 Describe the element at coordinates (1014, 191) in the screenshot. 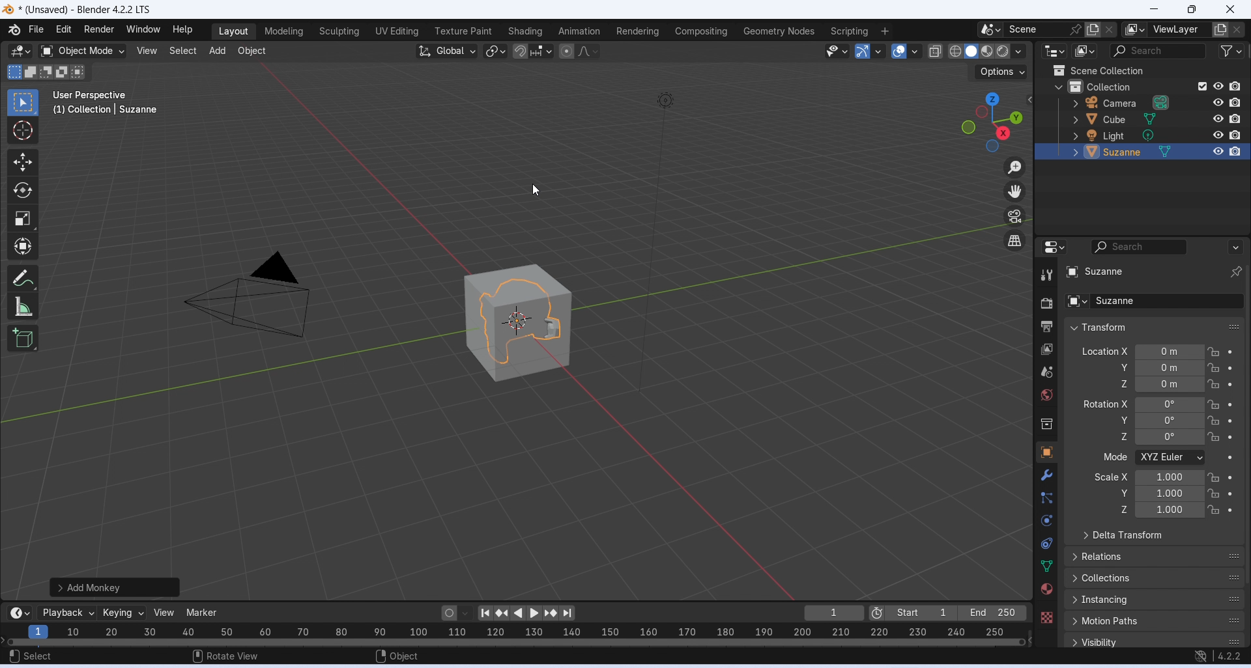

I see `Move the view` at that location.